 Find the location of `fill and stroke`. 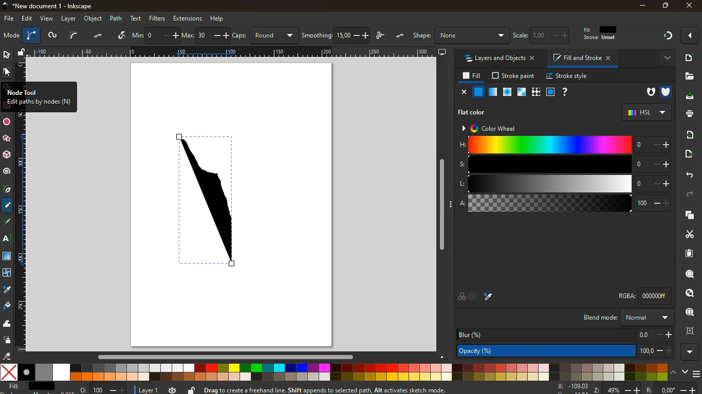

fill and stroke is located at coordinates (582, 57).